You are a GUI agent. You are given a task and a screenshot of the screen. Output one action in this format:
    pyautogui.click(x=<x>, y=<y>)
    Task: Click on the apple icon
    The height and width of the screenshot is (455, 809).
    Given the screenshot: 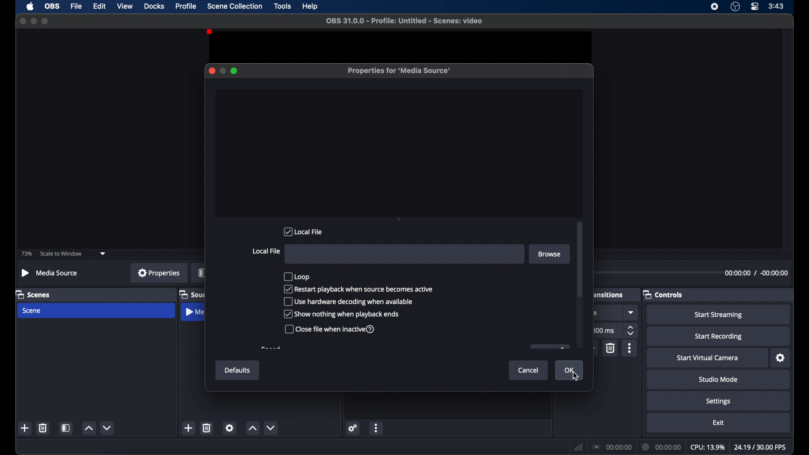 What is the action you would take?
    pyautogui.click(x=31, y=6)
    